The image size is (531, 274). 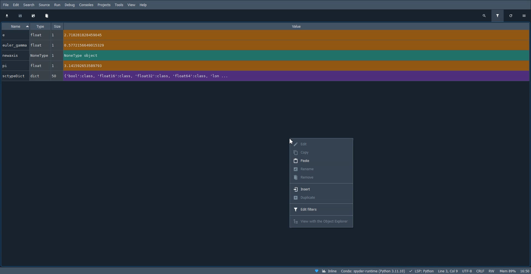 What do you see at coordinates (57, 4) in the screenshot?
I see `Run` at bounding box center [57, 4].